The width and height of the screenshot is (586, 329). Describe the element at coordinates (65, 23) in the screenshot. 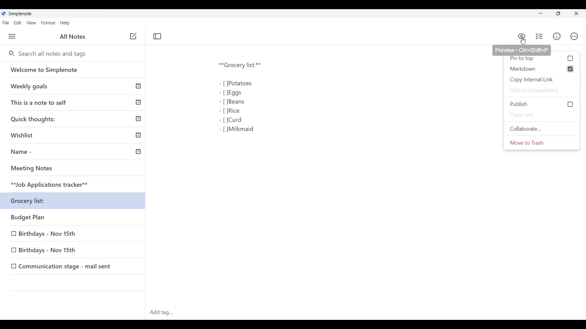

I see `Help` at that location.